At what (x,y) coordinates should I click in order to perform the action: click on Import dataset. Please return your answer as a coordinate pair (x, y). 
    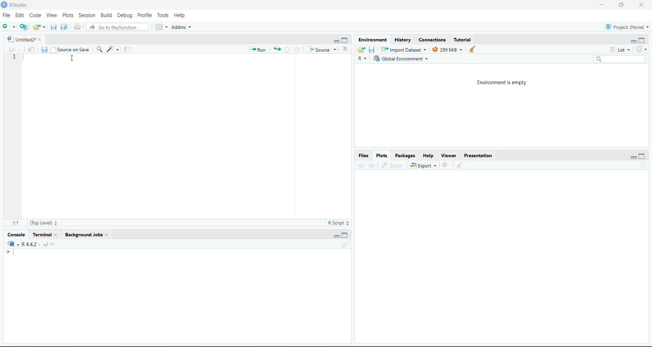
    Looking at the image, I should click on (404, 49).